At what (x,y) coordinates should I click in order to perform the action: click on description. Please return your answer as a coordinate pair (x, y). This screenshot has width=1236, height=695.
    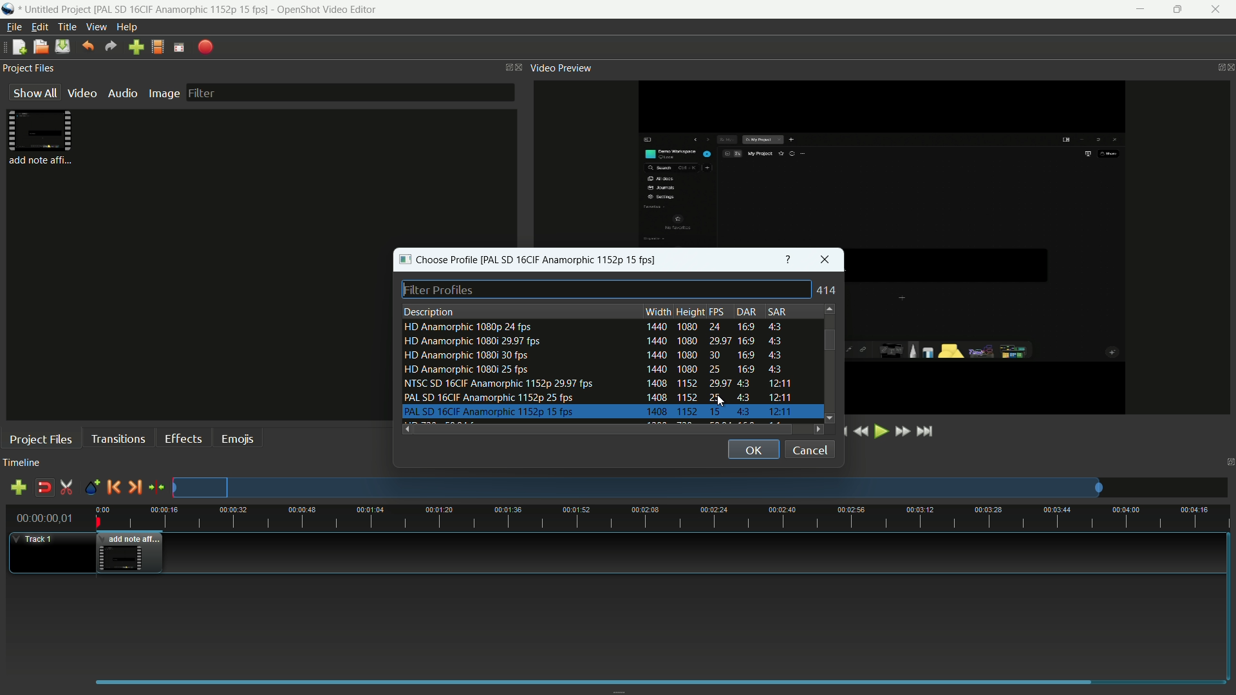
    Looking at the image, I should click on (429, 311).